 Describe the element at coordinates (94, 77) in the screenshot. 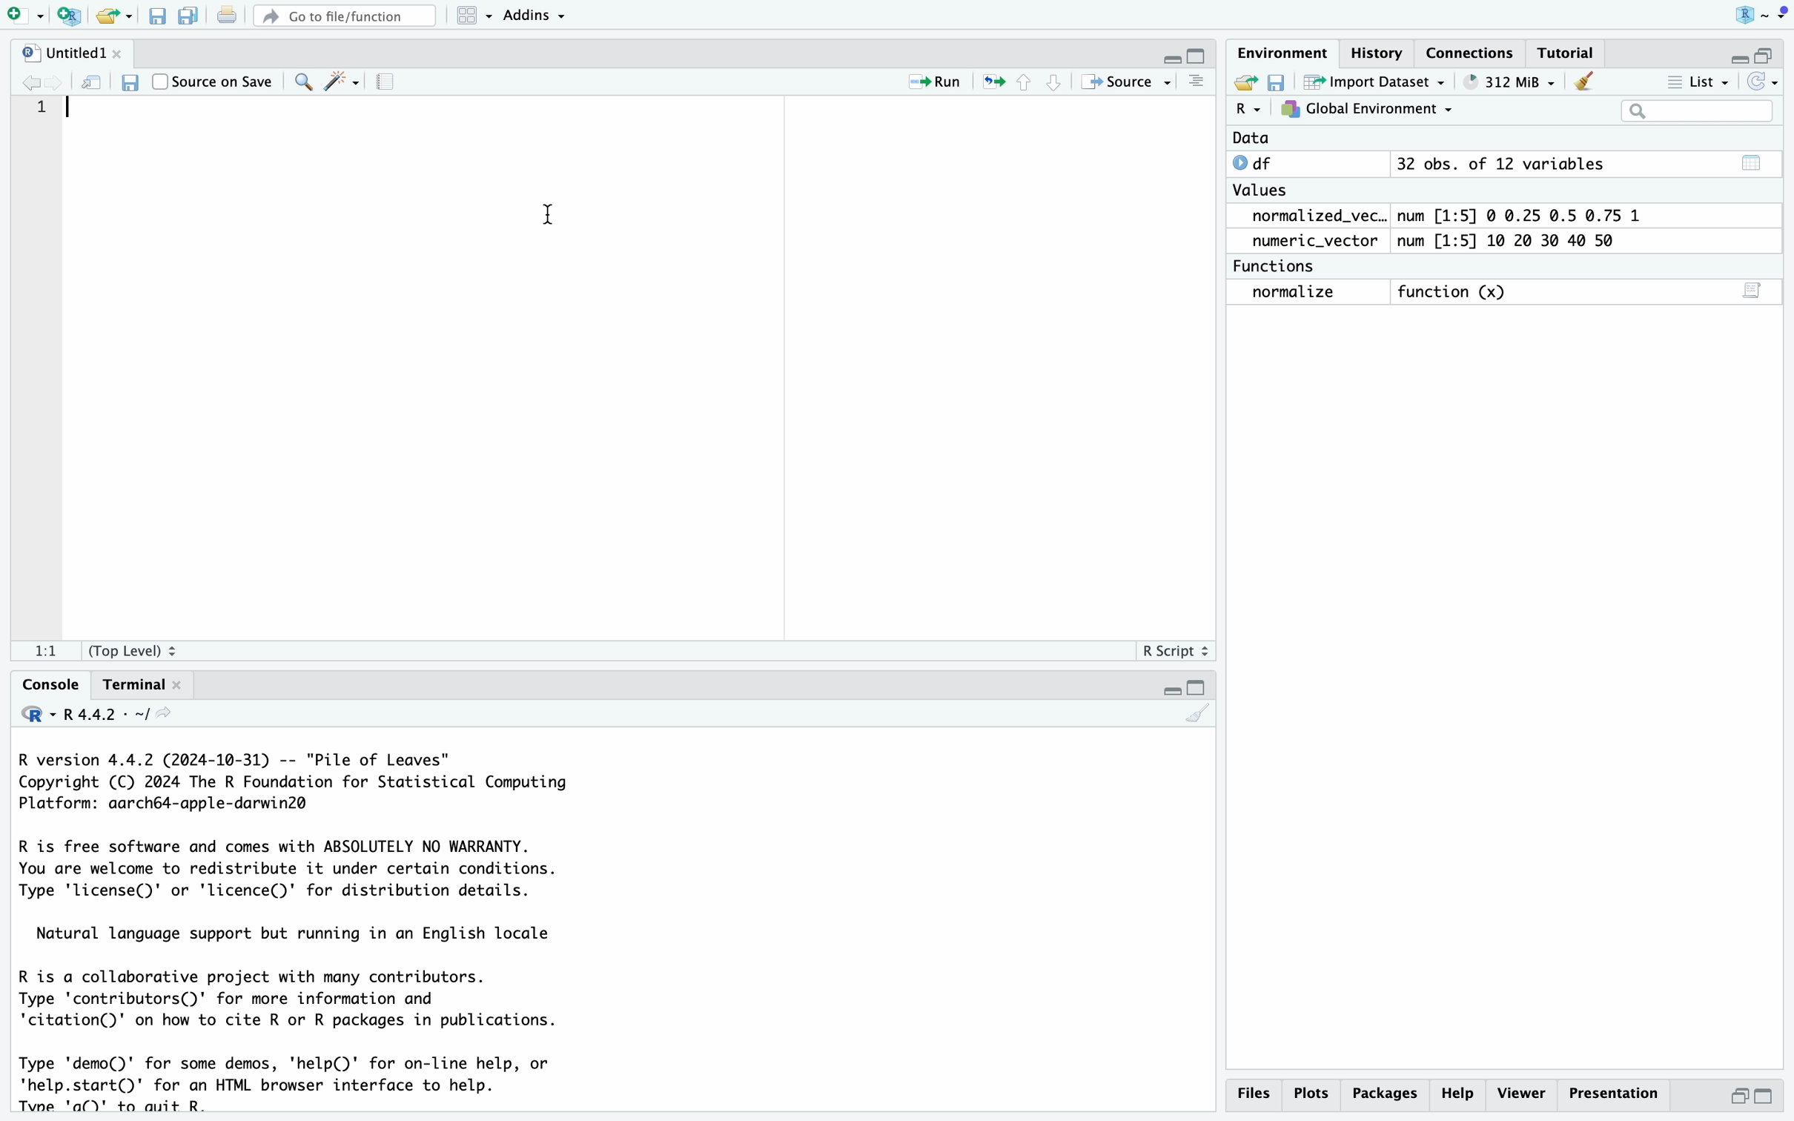

I see `show mw in new window` at that location.